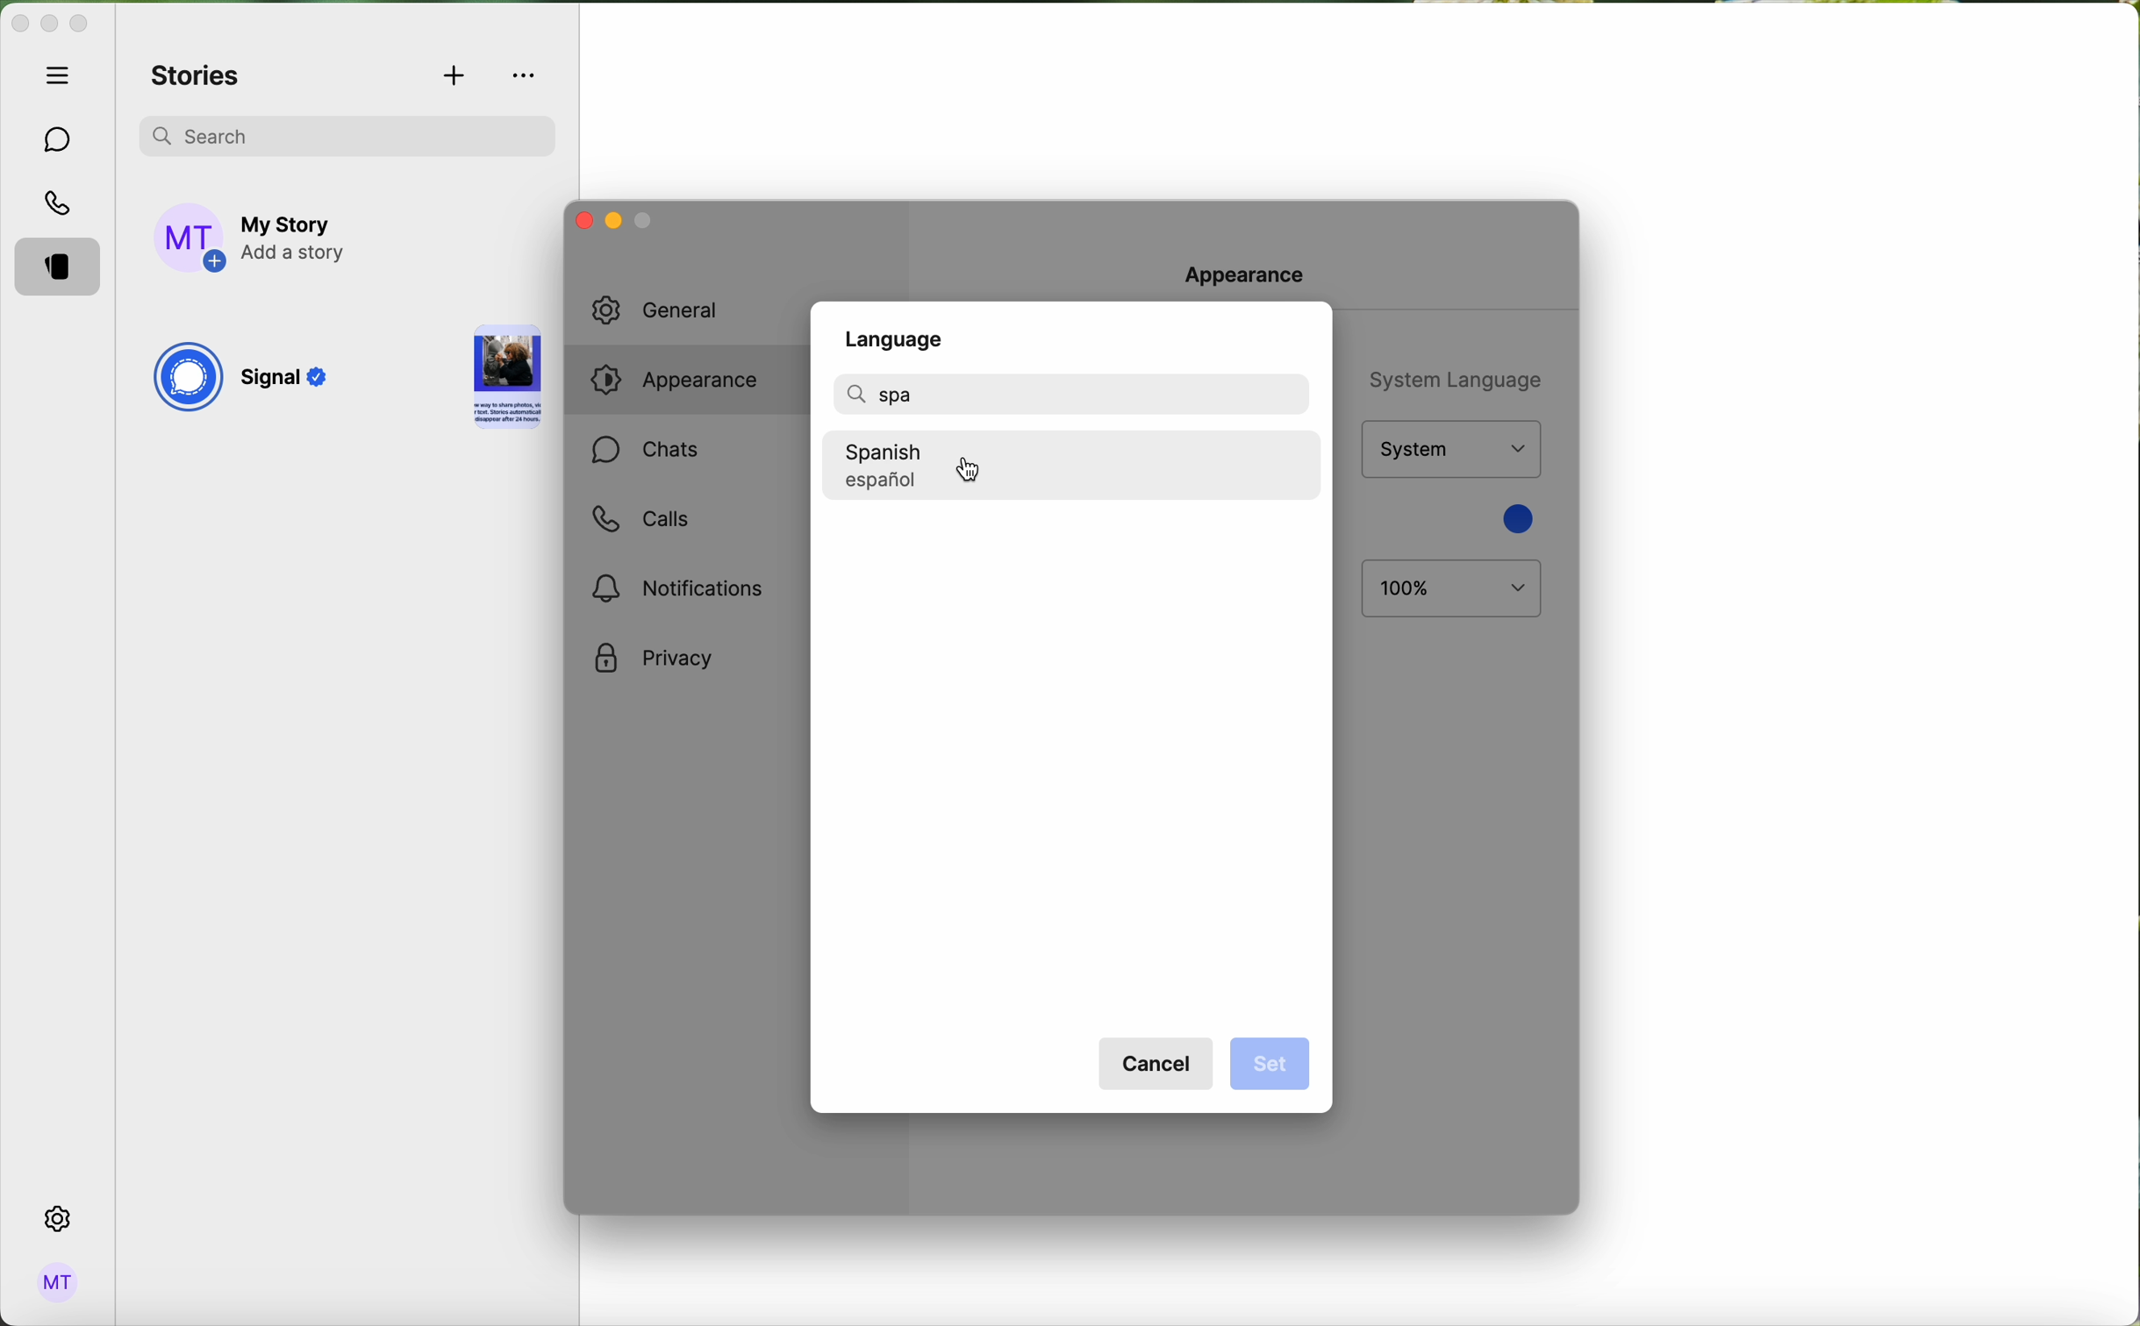 This screenshot has width=2140, height=1326. I want to click on close Signal, so click(18, 25).